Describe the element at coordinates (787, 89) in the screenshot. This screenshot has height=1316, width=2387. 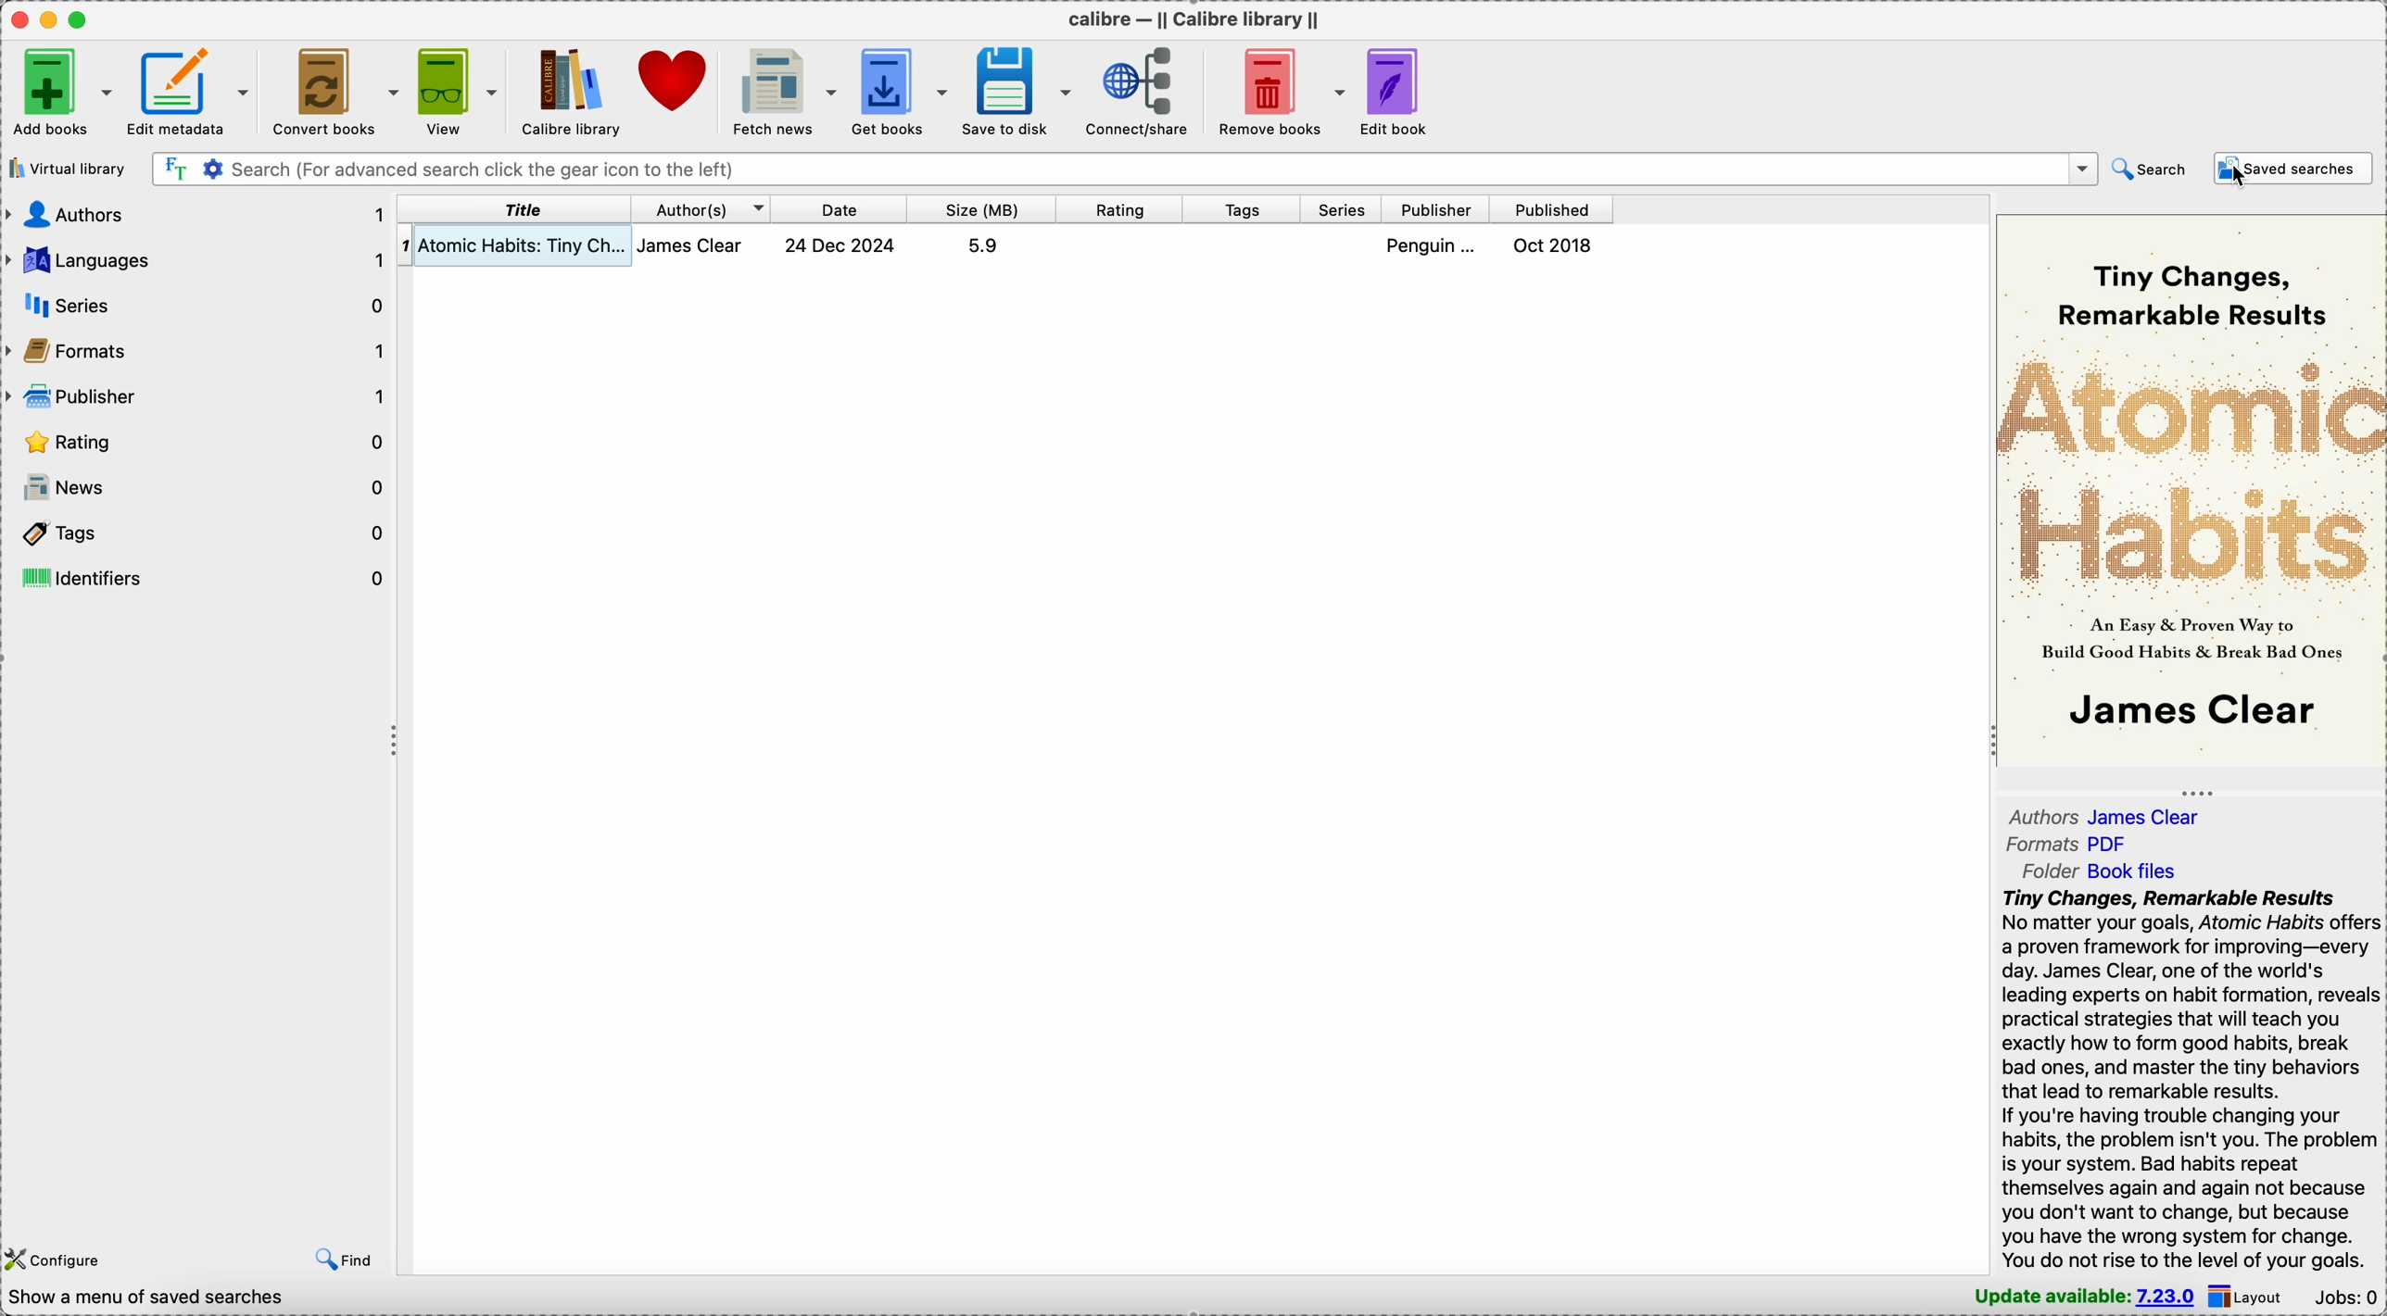
I see `fetch news` at that location.